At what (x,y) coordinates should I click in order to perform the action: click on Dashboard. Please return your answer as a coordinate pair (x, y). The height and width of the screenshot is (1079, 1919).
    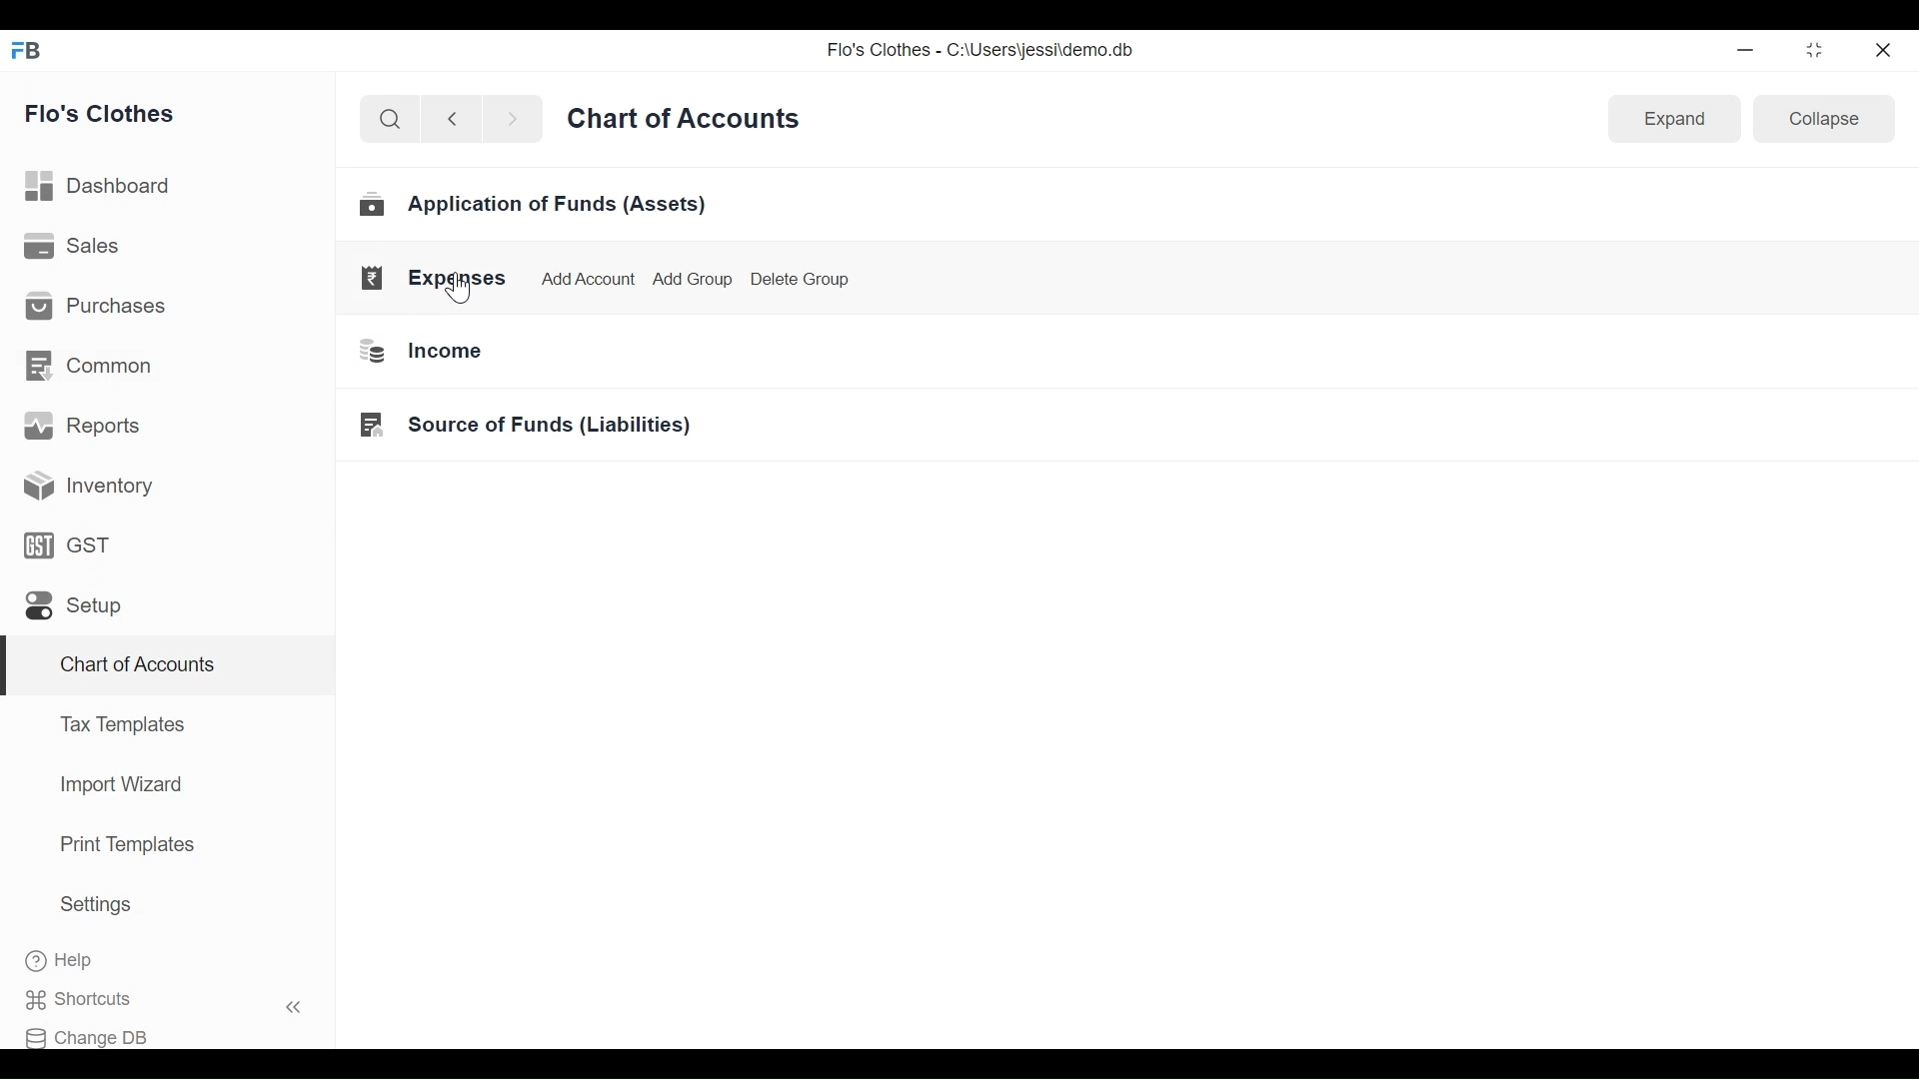
    Looking at the image, I should click on (107, 186).